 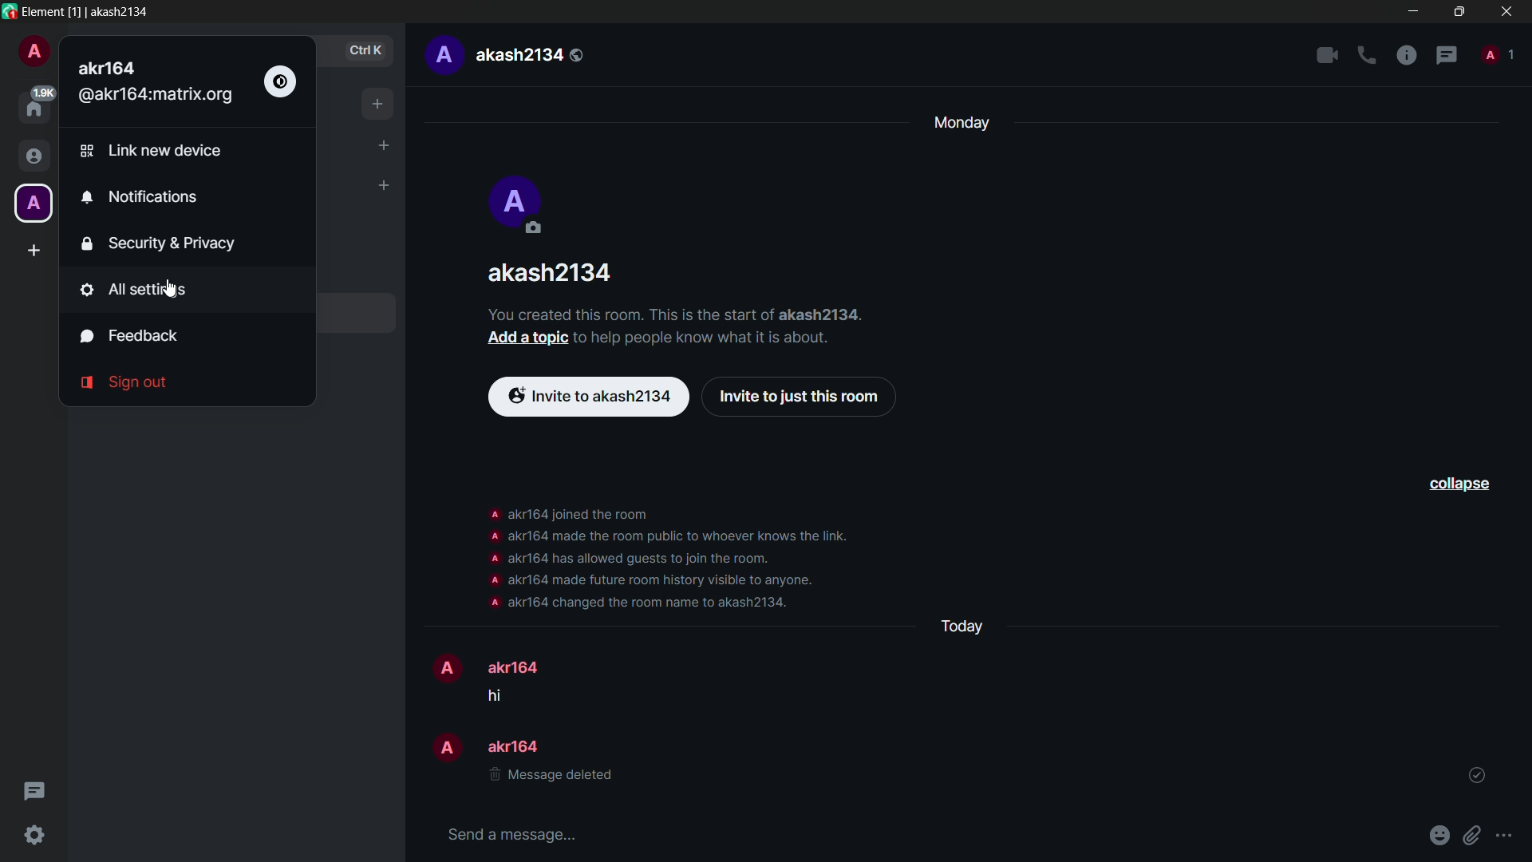 What do you see at coordinates (150, 151) in the screenshot?
I see `link new device` at bounding box center [150, 151].